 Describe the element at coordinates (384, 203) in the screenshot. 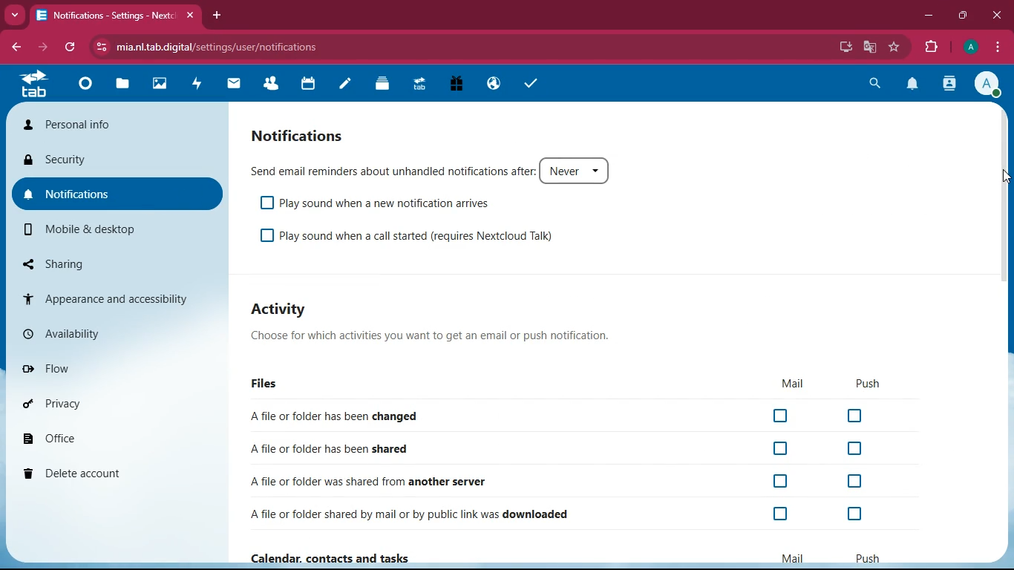

I see `play sound when a new notification arrives` at that location.